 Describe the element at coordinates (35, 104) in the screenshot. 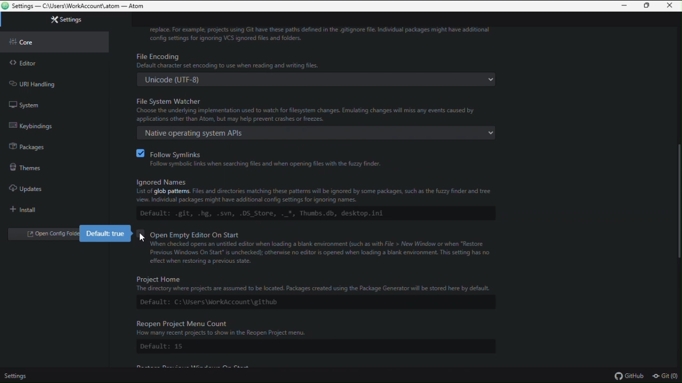

I see `system` at that location.